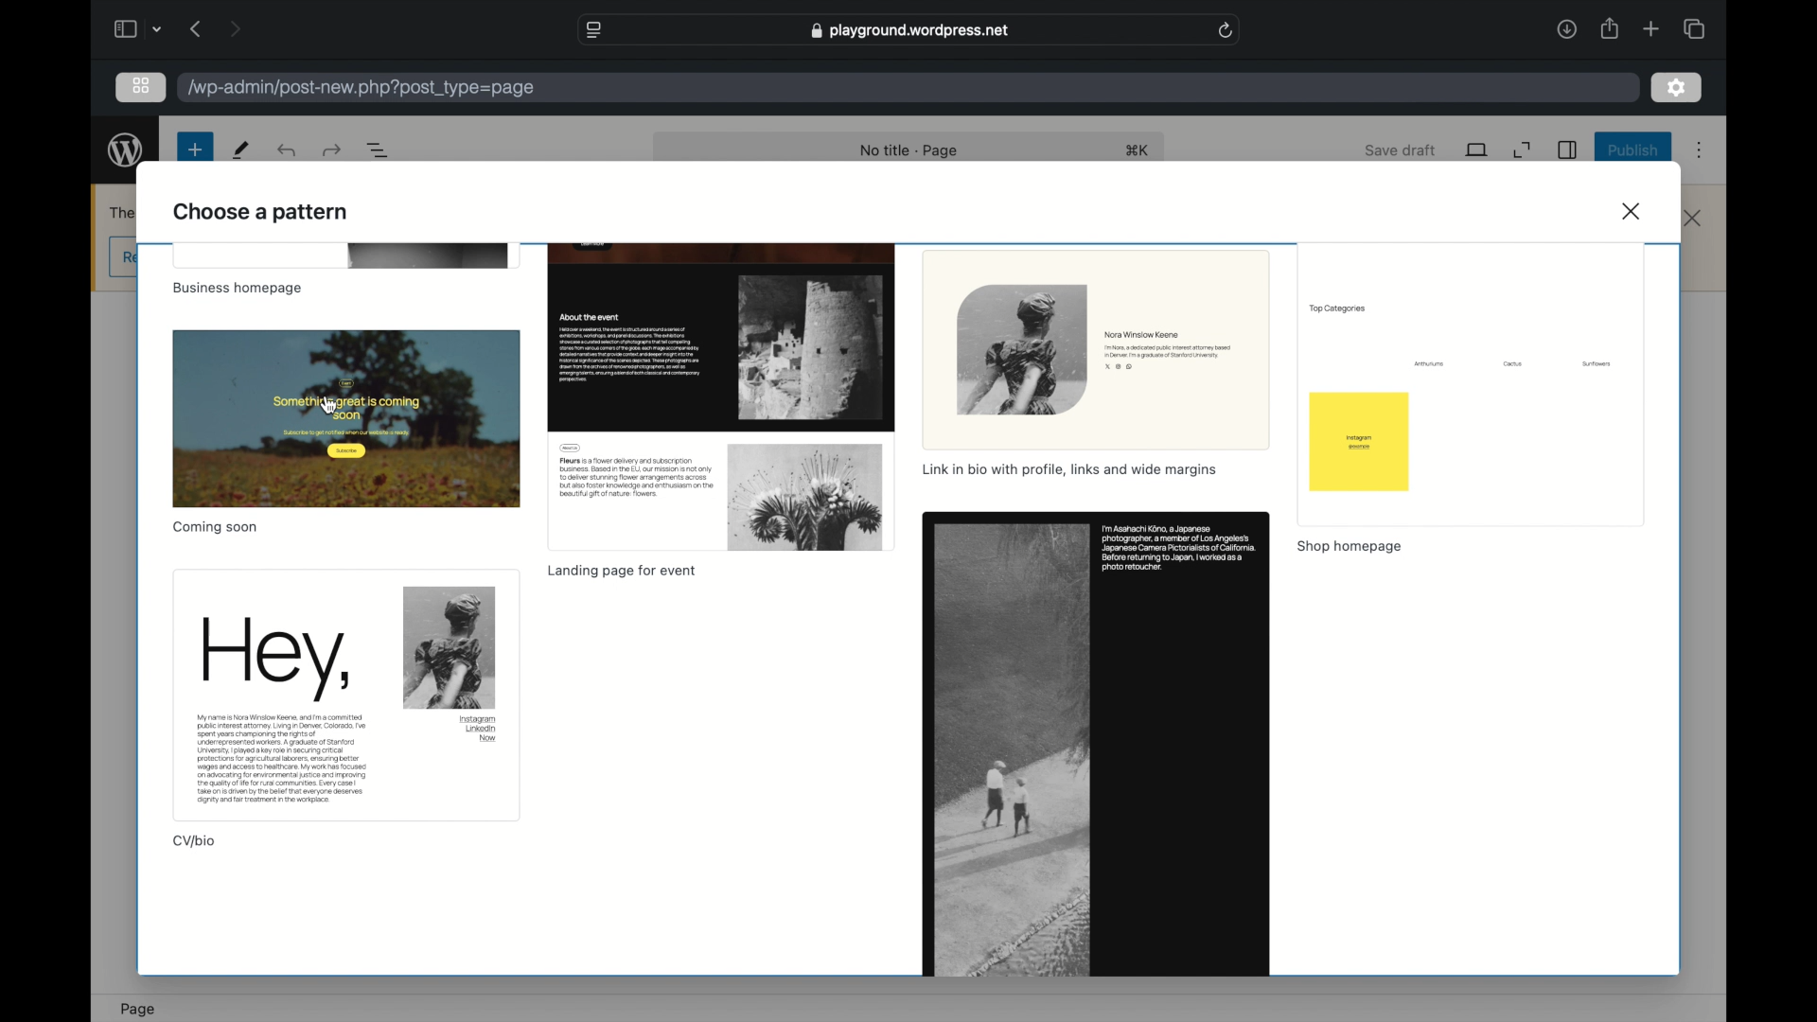 Image resolution: width=1817 pixels, height=1022 pixels. Describe the element at coordinates (722, 396) in the screenshot. I see `preview` at that location.